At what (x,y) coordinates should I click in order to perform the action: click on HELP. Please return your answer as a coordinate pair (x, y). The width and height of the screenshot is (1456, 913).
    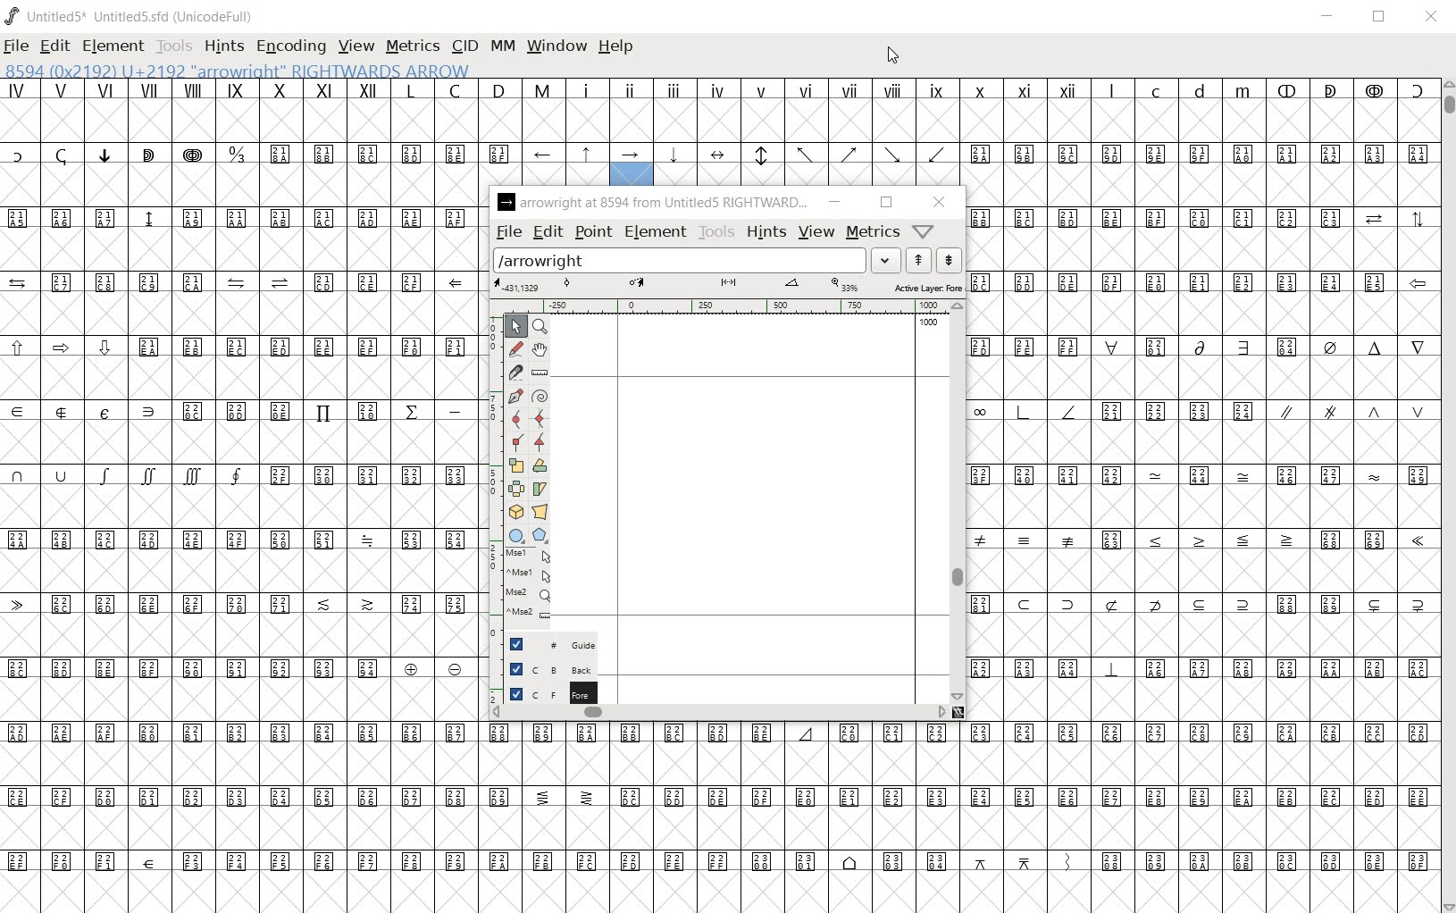
    Looking at the image, I should click on (620, 47).